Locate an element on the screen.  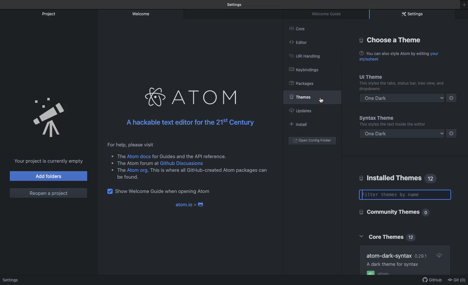
Core is located at coordinates (313, 28).